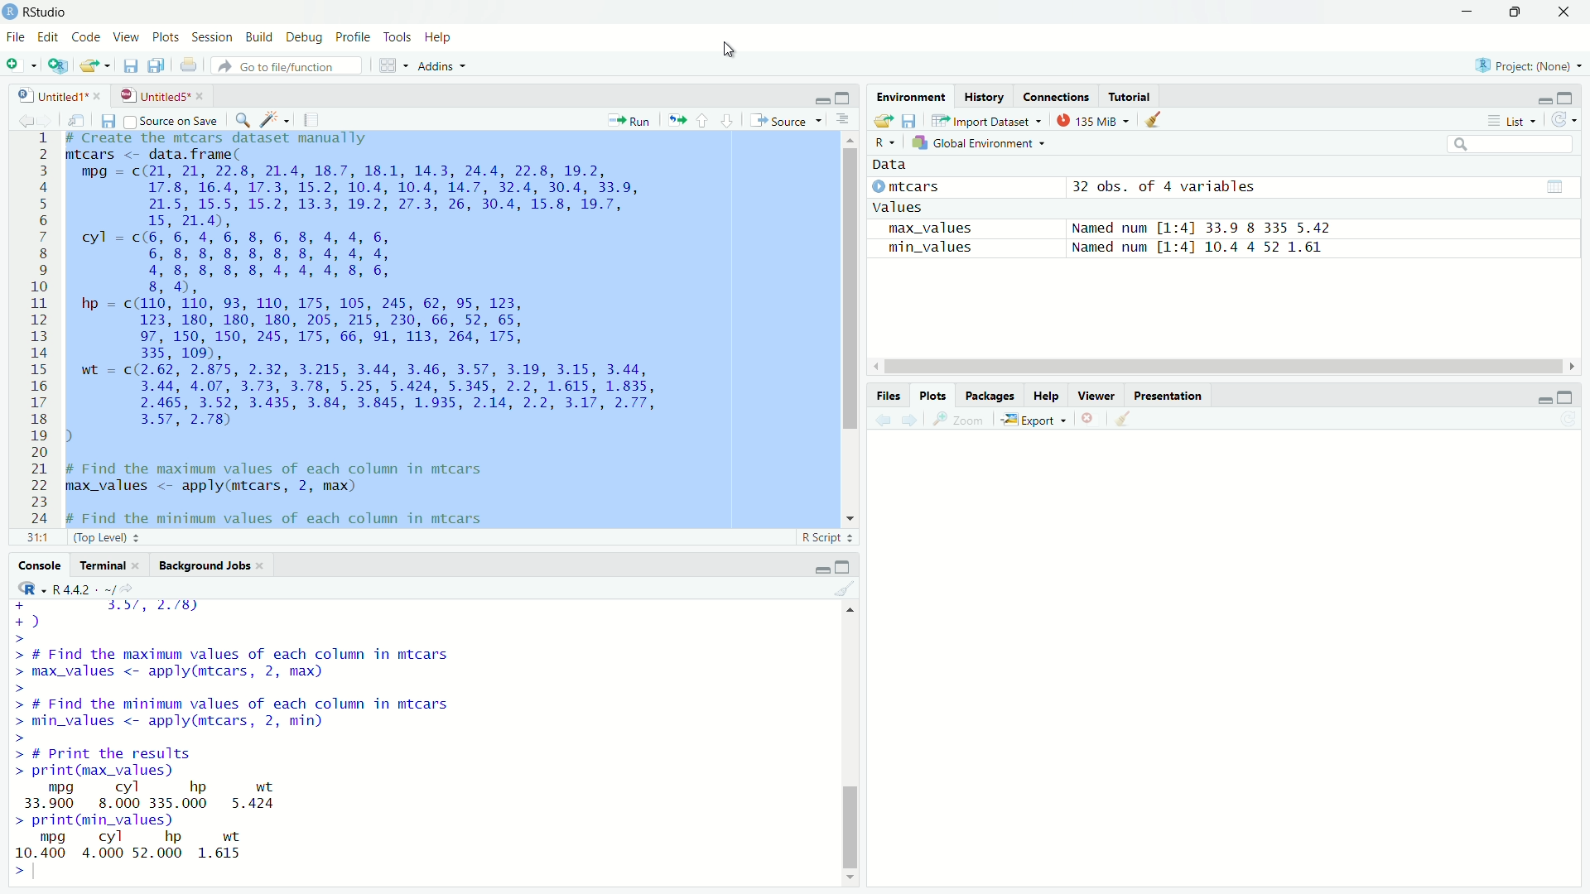  What do you see at coordinates (843, 565) in the screenshot?
I see `maximise` at bounding box center [843, 565].